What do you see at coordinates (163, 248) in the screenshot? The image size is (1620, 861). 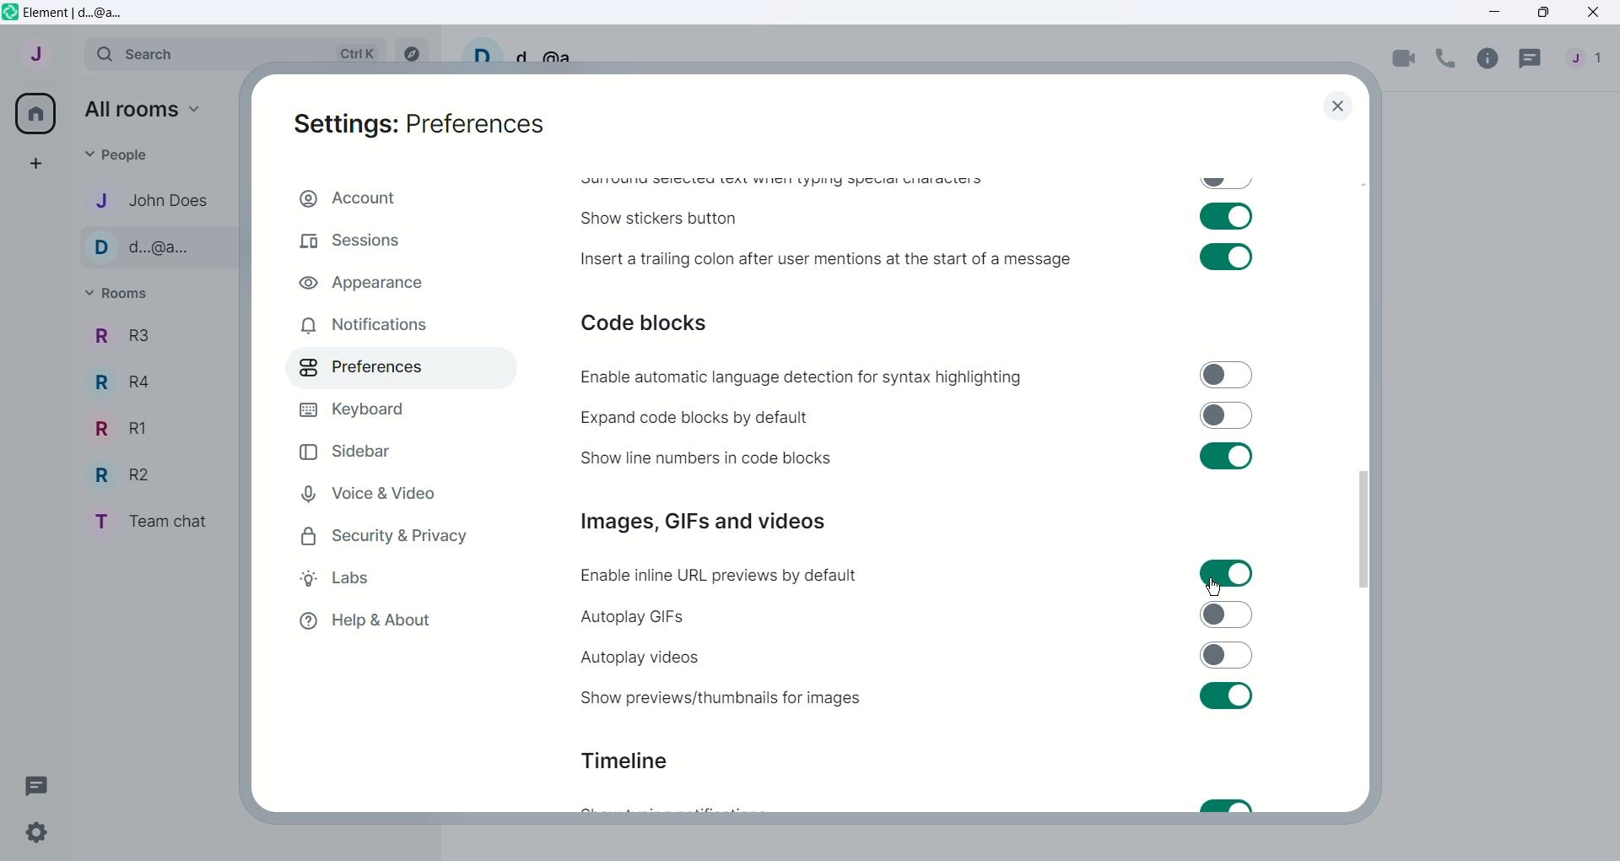 I see `d...@a... - Contact name` at bounding box center [163, 248].